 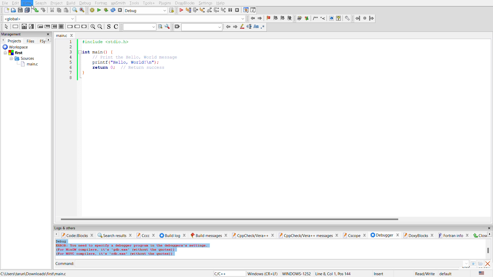 What do you see at coordinates (15, 41) in the screenshot?
I see `projects` at bounding box center [15, 41].